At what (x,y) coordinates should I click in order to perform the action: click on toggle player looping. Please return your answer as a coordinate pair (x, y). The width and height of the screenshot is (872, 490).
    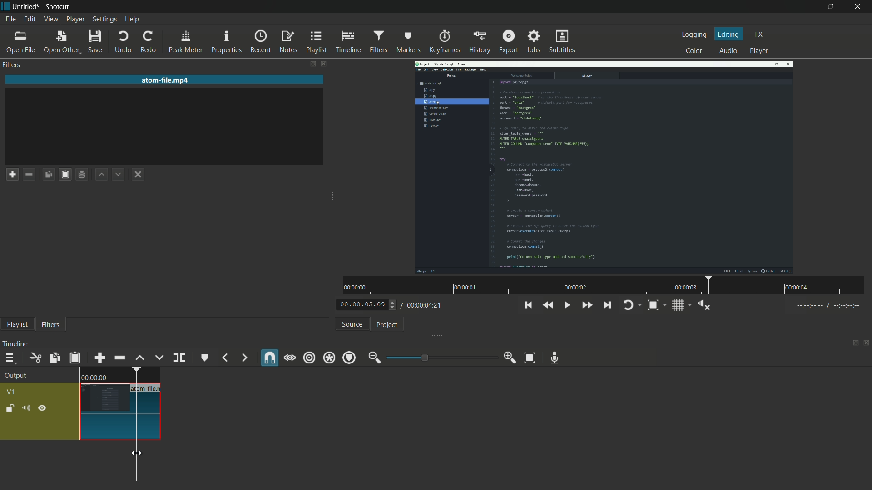
    Looking at the image, I should click on (628, 305).